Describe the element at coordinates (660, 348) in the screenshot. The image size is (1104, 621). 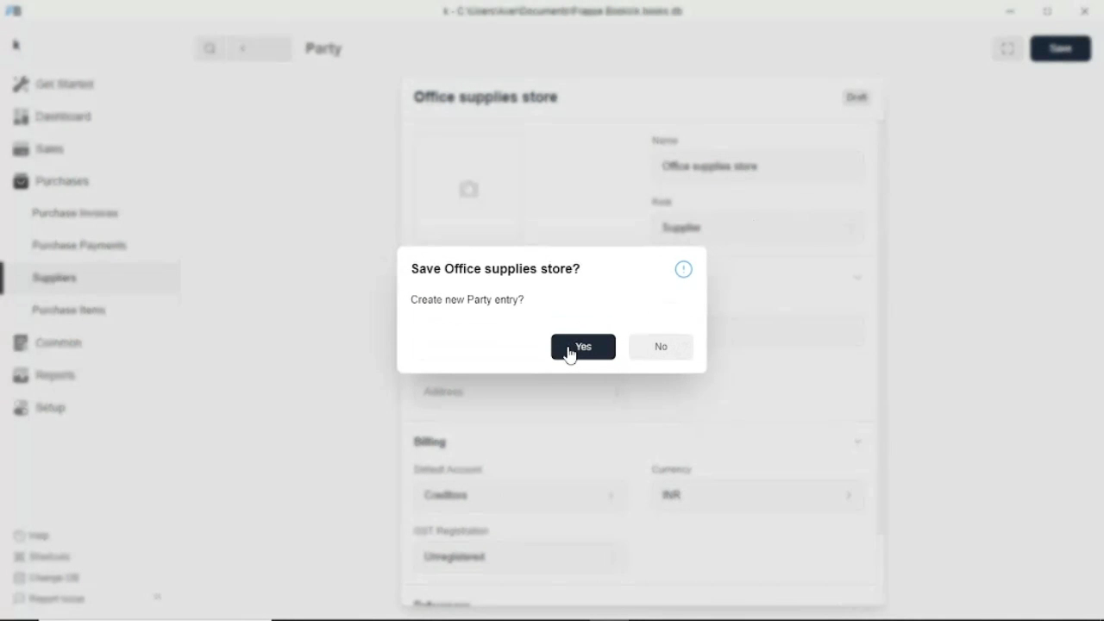
I see `No` at that location.